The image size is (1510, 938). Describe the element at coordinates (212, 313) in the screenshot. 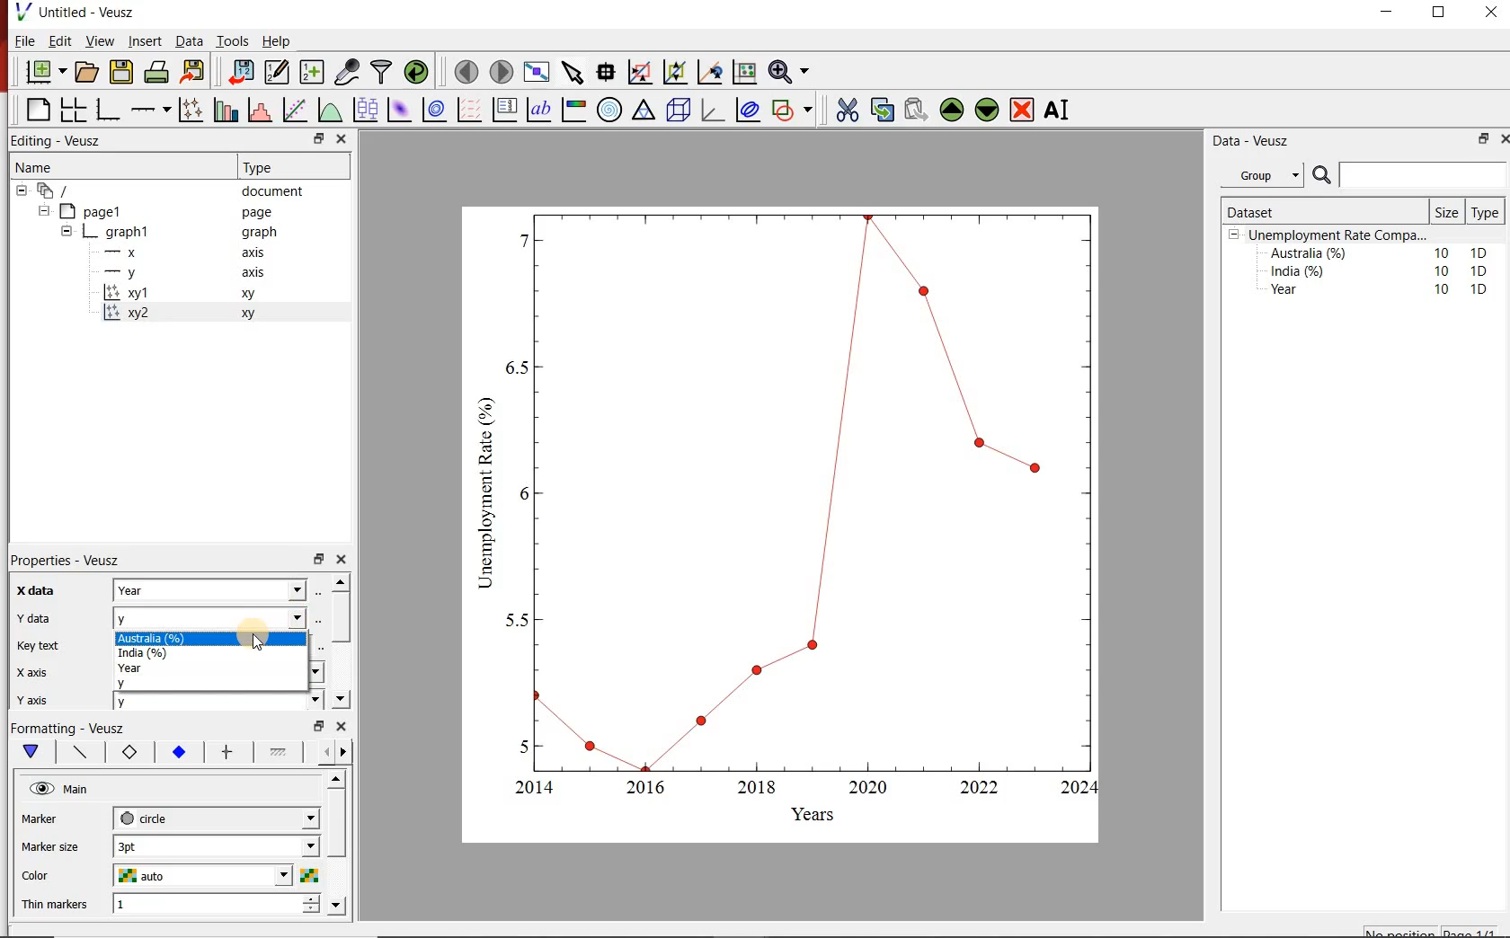

I see `xy2` at that location.